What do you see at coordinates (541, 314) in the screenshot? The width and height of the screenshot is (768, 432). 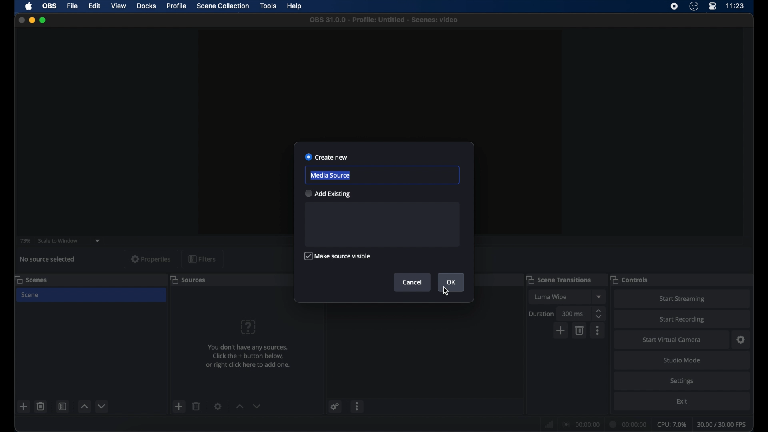 I see `duration` at bounding box center [541, 314].